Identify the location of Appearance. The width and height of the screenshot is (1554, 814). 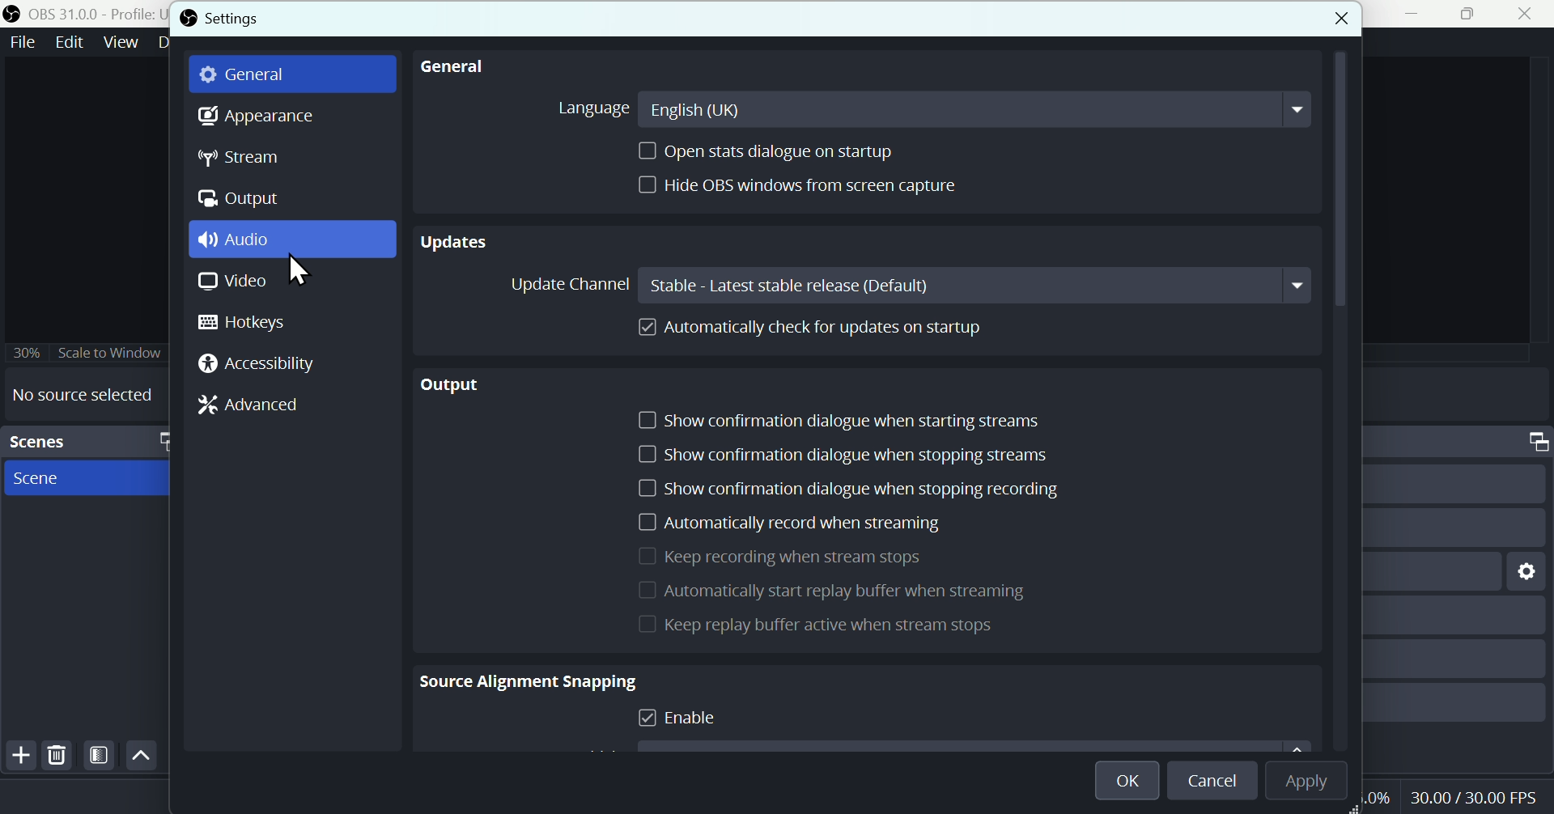
(253, 115).